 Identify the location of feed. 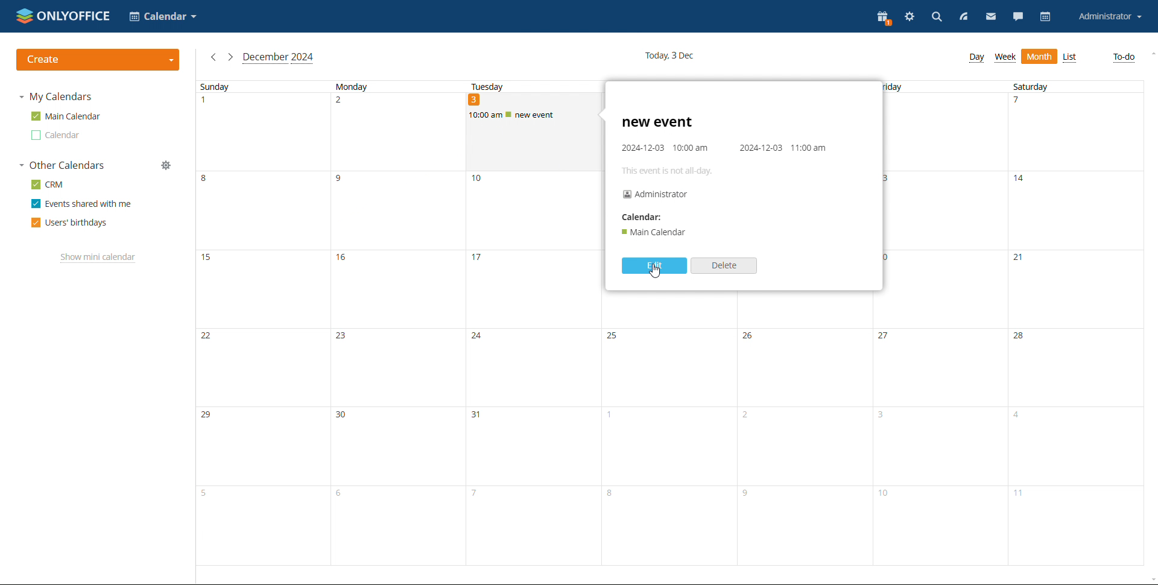
(963, 17).